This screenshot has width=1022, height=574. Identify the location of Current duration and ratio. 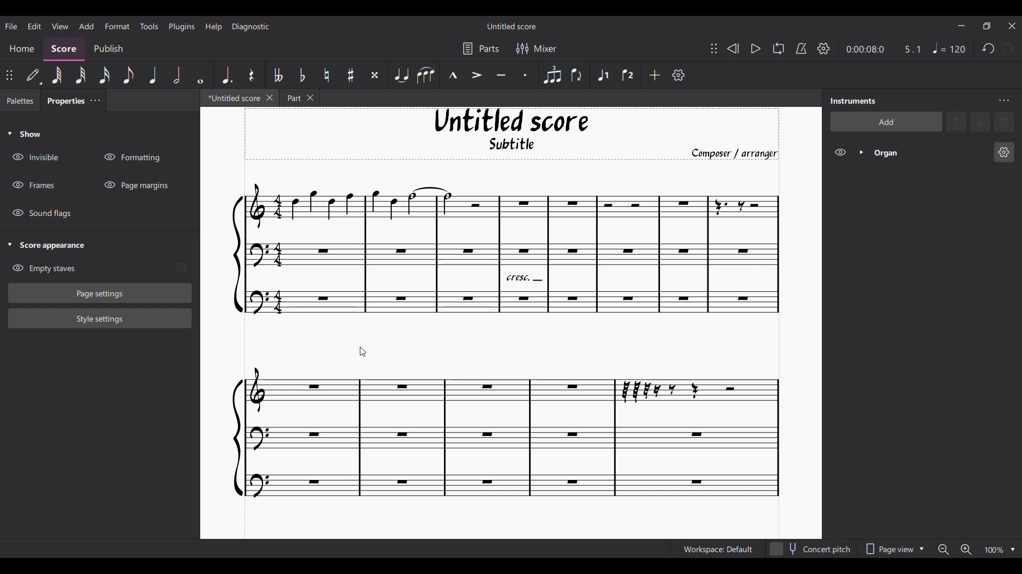
(883, 49).